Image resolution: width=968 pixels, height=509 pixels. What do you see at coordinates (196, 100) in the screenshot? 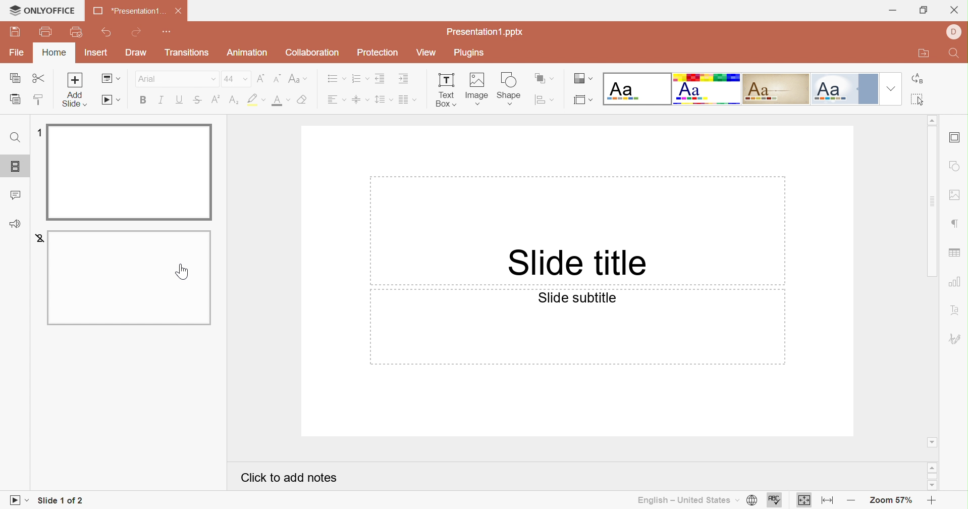
I see `Strikethrough` at bounding box center [196, 100].